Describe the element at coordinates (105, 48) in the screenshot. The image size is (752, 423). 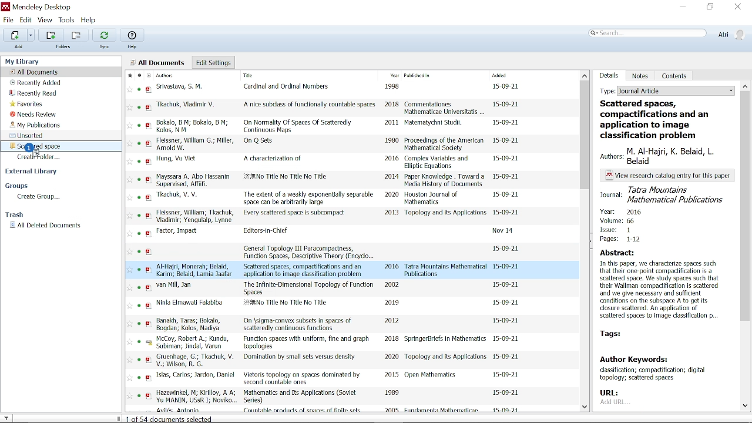
I see `sync` at that location.